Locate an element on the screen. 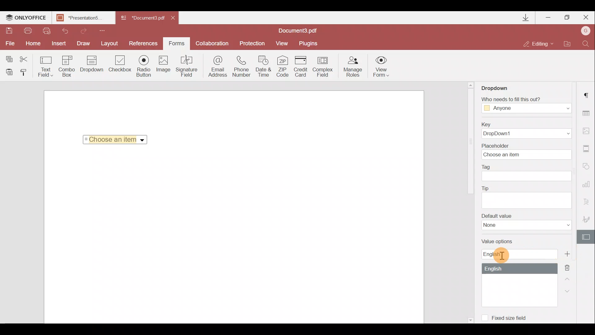 This screenshot has height=335, width=595. Copy is located at coordinates (9, 58).